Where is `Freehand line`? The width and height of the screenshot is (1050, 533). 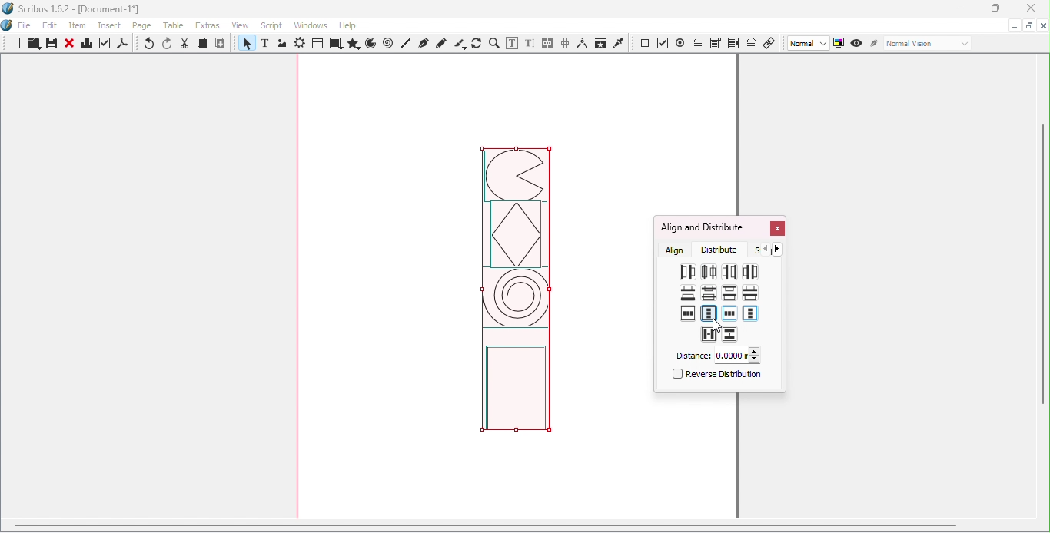
Freehand line is located at coordinates (442, 43).